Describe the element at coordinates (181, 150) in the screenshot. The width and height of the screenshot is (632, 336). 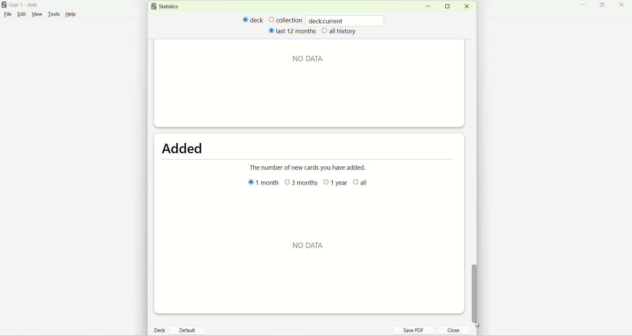
I see `added` at that location.